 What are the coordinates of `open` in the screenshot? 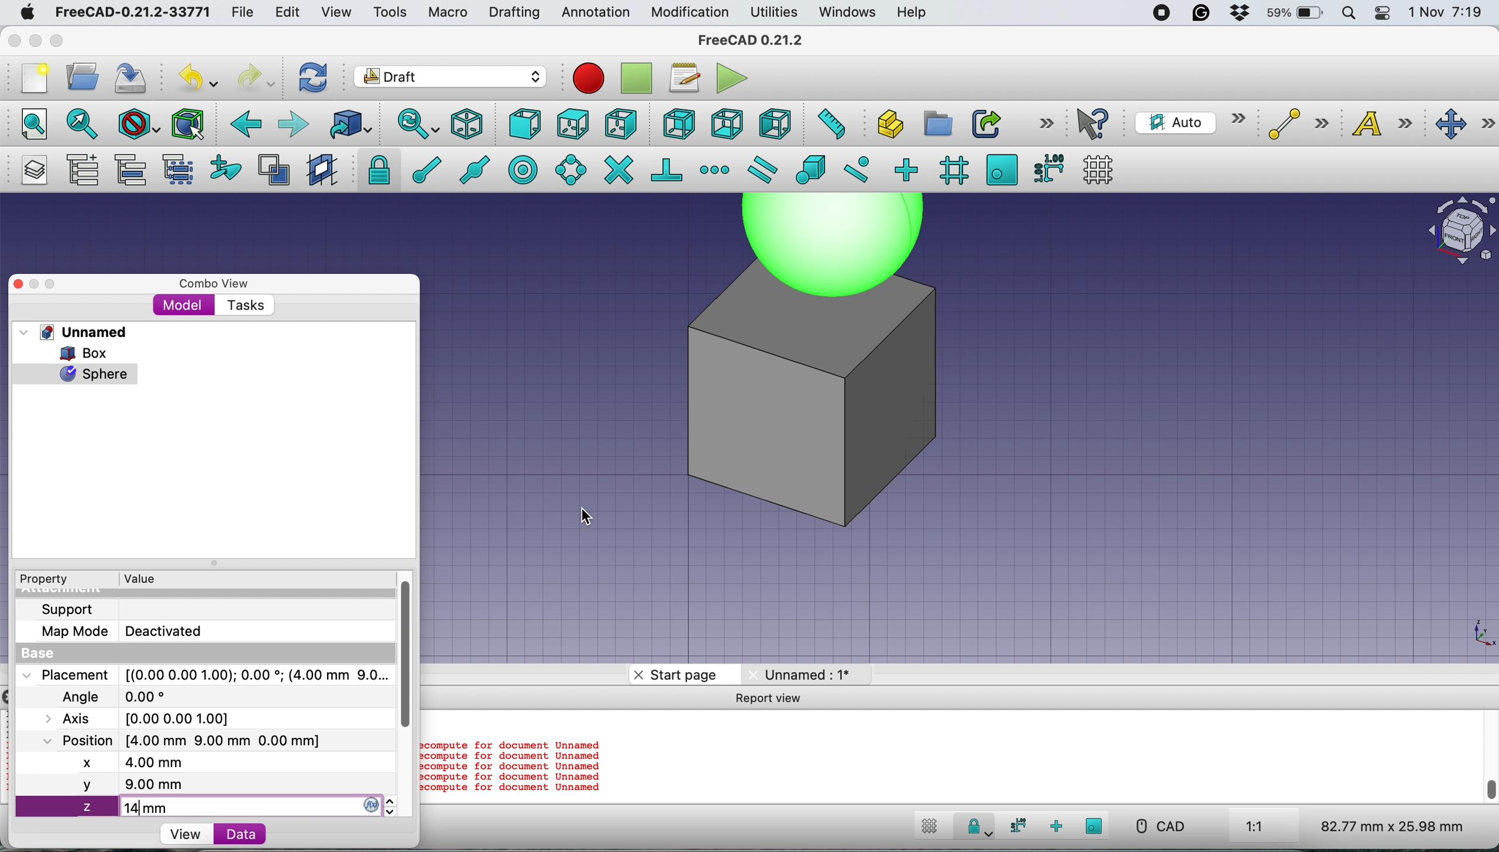 It's located at (87, 76).